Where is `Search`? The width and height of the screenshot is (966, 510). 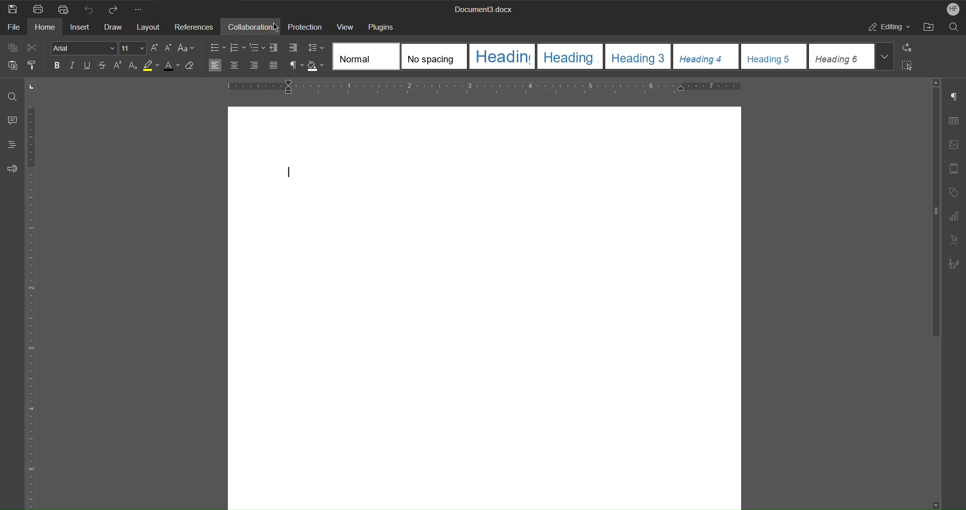 Search is located at coordinates (954, 27).